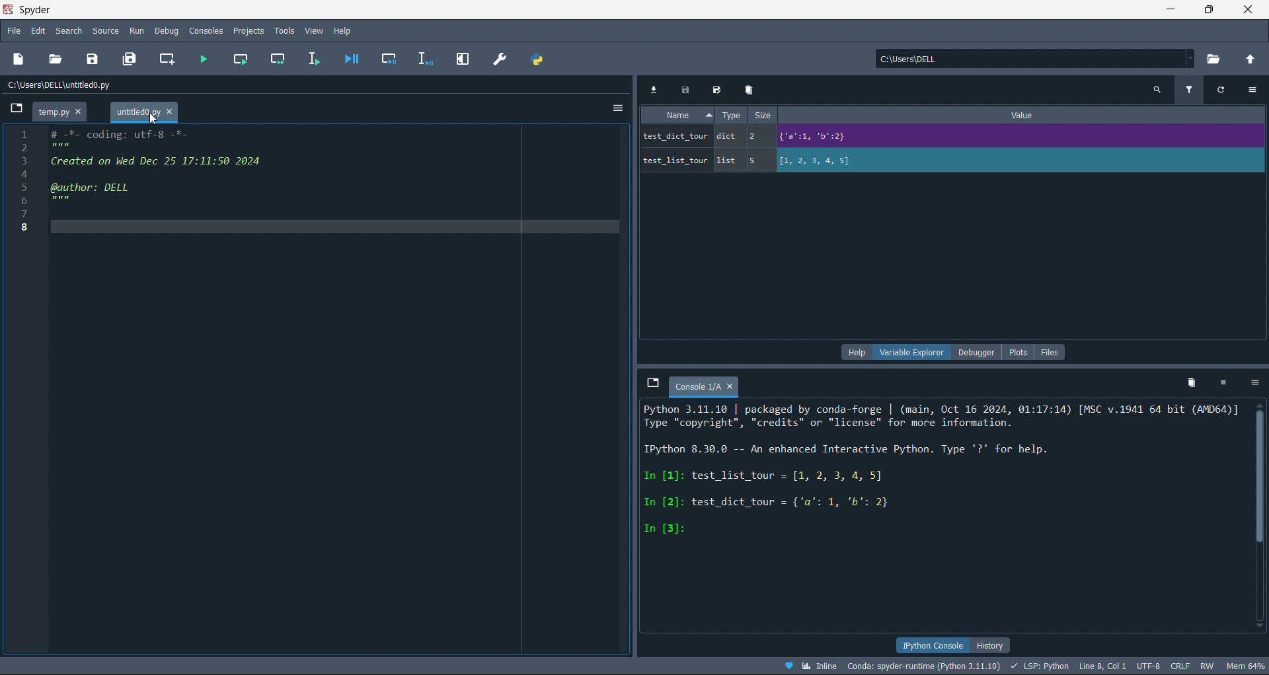 Image resolution: width=1269 pixels, height=675 pixels. Describe the element at coordinates (913, 354) in the screenshot. I see `variable explorer pane` at that location.